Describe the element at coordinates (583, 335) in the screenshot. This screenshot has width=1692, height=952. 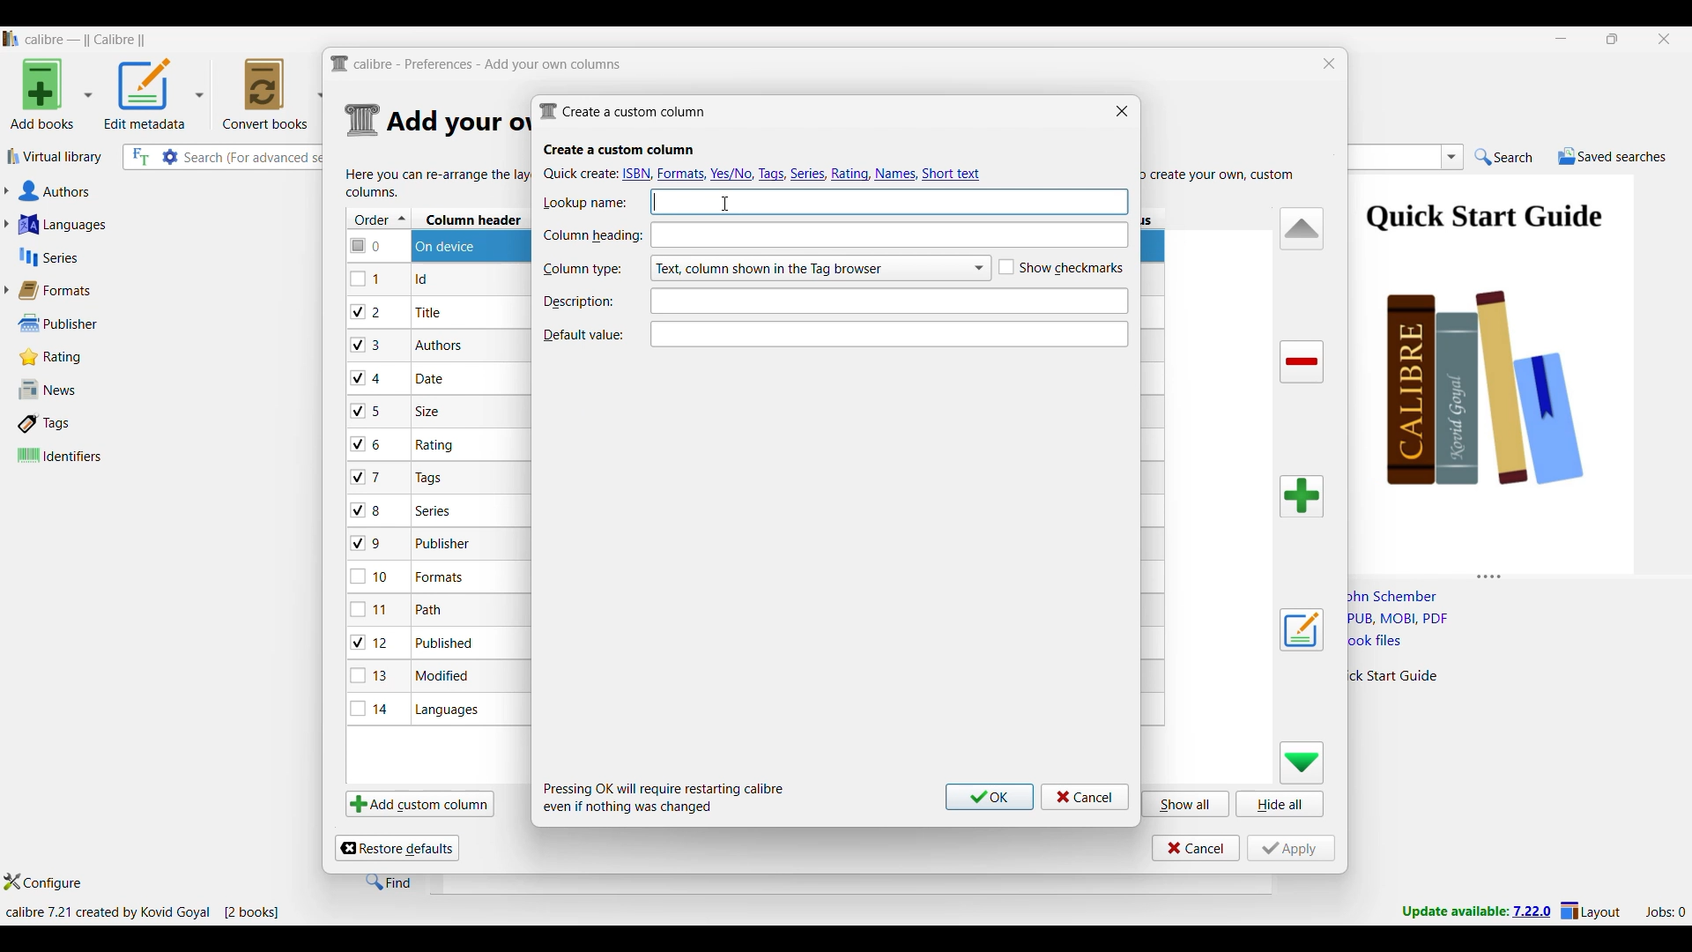
I see `Indicates Default value text box` at that location.